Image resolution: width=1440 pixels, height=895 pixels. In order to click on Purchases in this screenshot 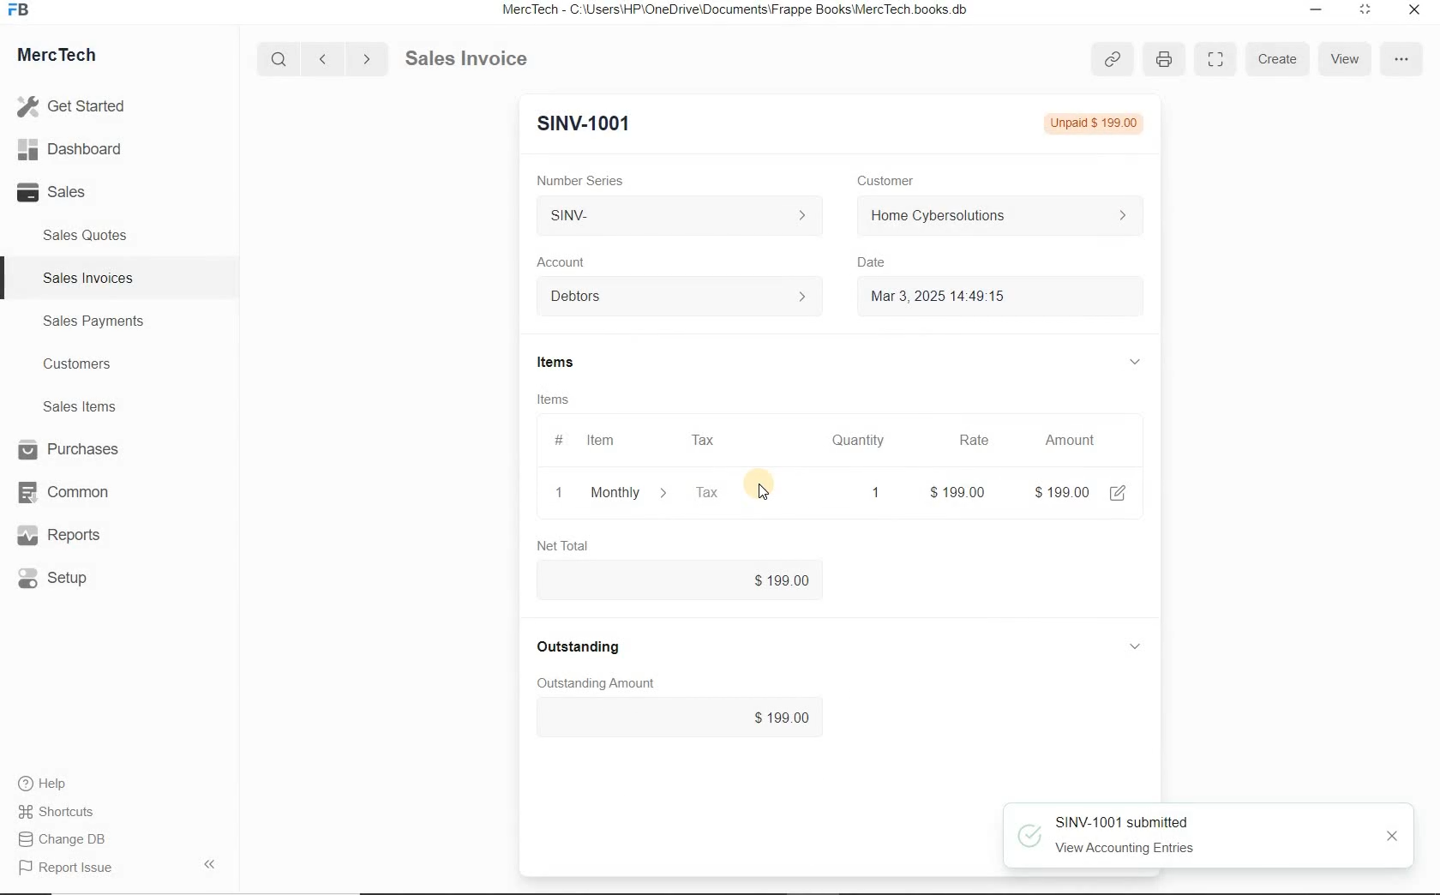, I will do `click(71, 451)`.